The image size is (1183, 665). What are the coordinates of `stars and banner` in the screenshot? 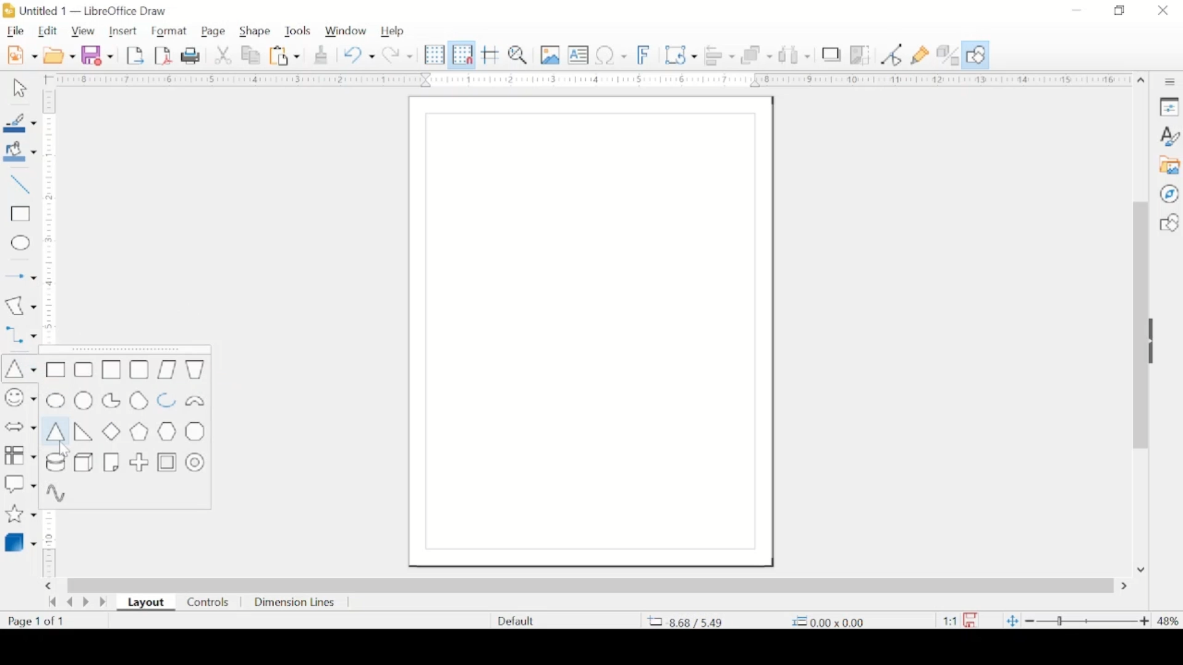 It's located at (20, 514).